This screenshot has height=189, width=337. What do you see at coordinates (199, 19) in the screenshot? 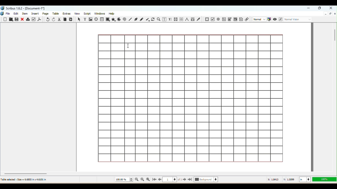
I see `Eye dropper` at bounding box center [199, 19].